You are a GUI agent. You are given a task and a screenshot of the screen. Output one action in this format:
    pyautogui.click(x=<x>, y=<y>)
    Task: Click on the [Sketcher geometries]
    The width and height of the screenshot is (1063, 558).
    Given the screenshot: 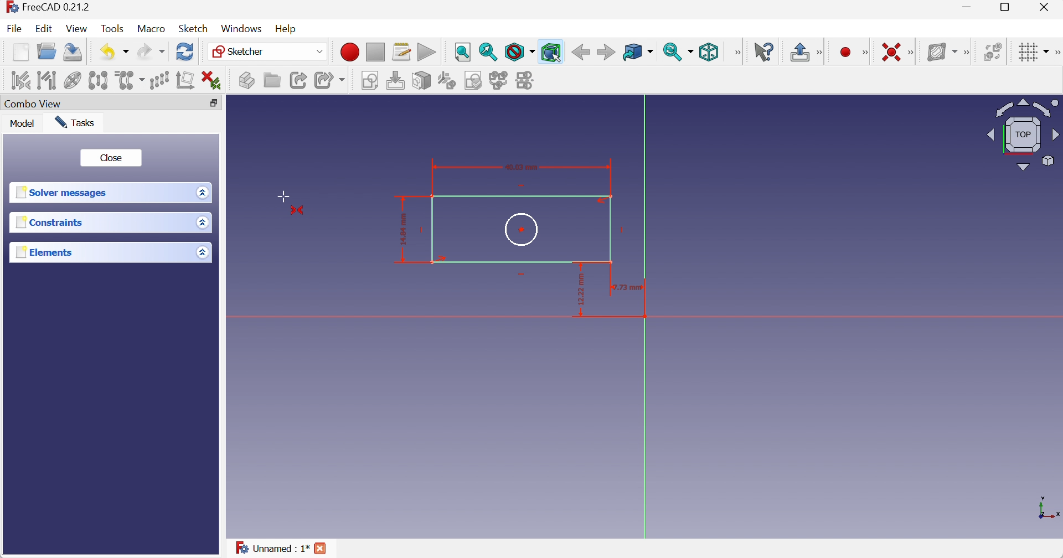 What is the action you would take?
    pyautogui.click(x=865, y=53)
    